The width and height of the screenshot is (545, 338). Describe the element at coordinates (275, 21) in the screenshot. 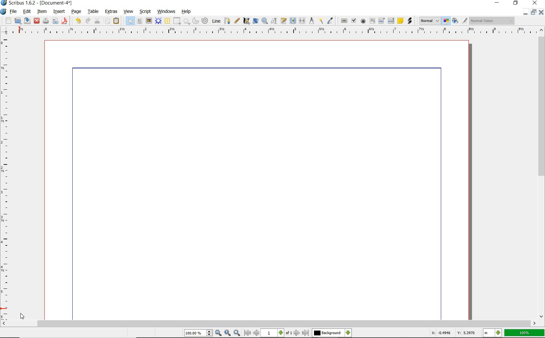

I see `edit contents of frame` at that location.